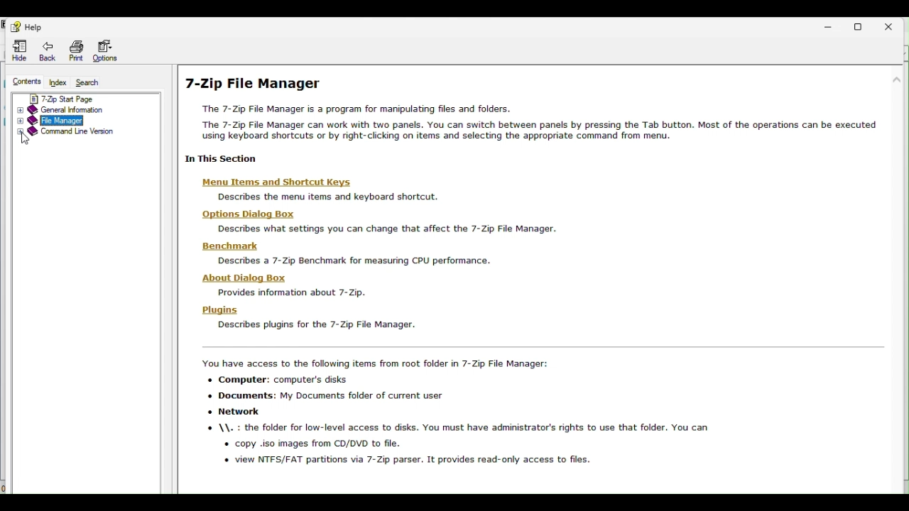  I want to click on Back, so click(51, 54).